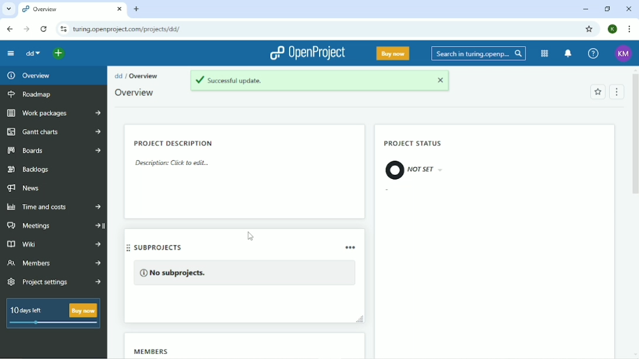 This screenshot has width=639, height=359. I want to click on Overview, so click(29, 75).